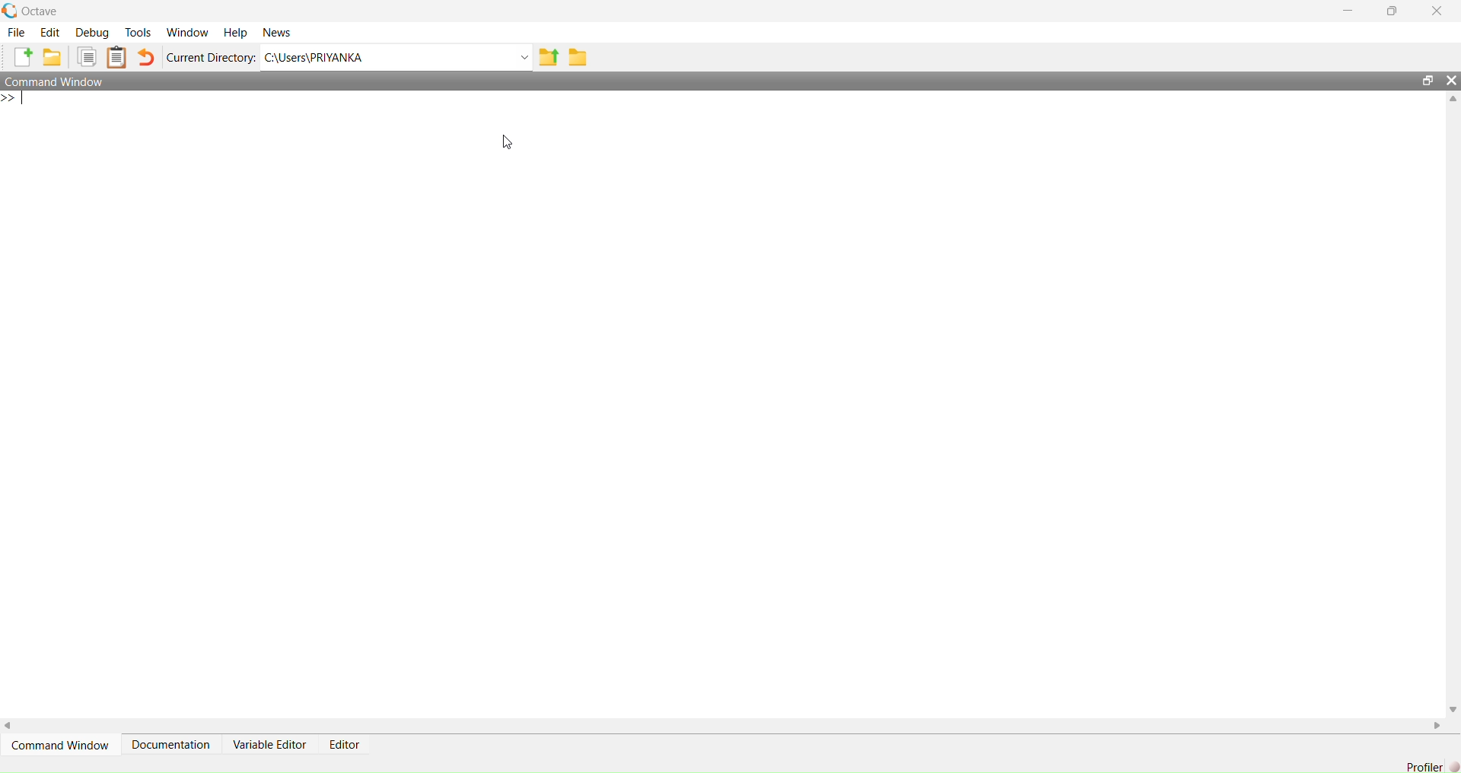 The height and width of the screenshot is (773, 1461). I want to click on Tools, so click(138, 33).